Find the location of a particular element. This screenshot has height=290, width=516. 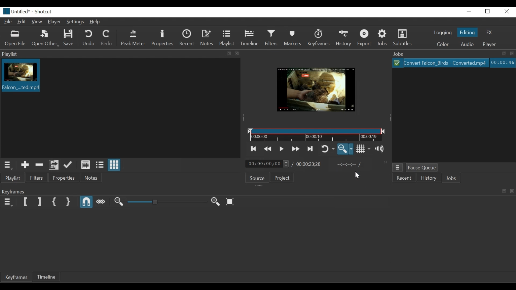

minimize is located at coordinates (469, 11).